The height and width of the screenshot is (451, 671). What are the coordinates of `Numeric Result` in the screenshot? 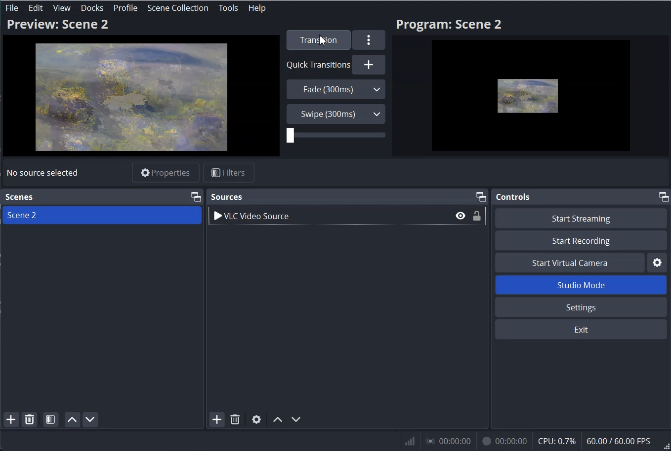 It's located at (535, 440).